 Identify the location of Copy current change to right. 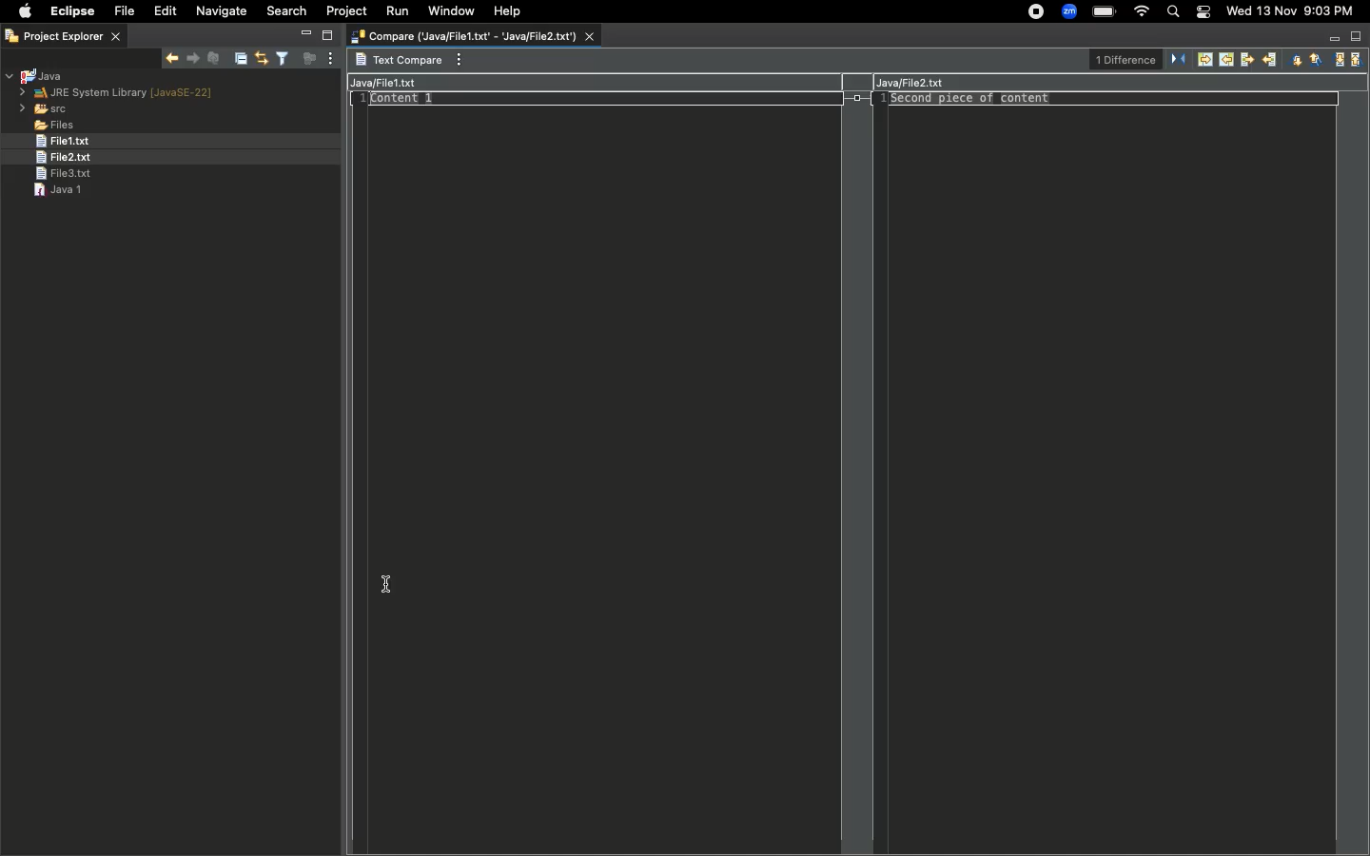
(1248, 59).